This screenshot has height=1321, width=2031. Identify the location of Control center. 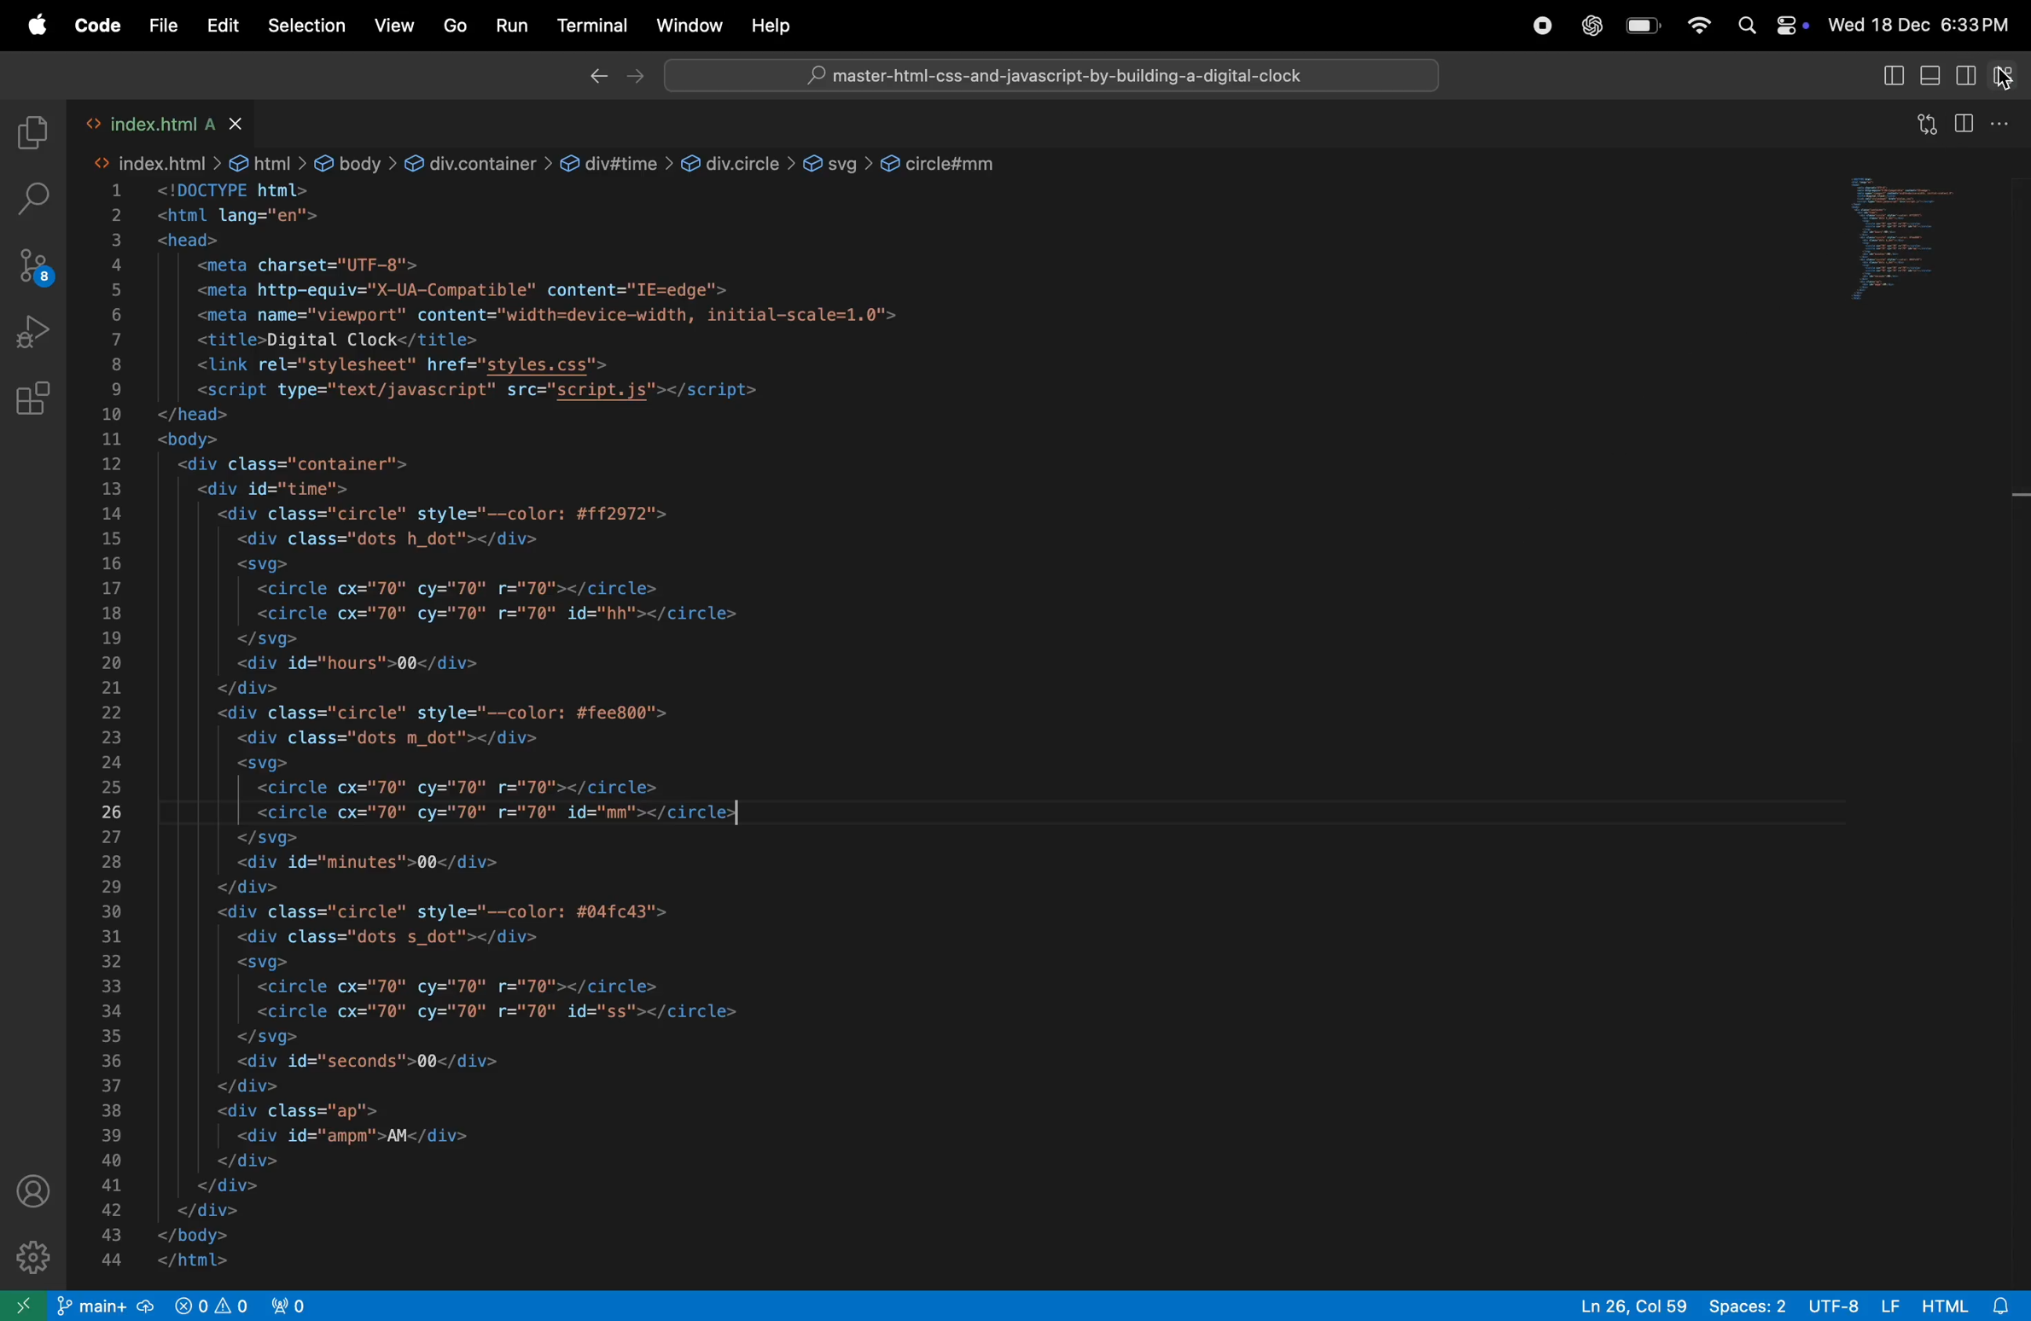
(1790, 26).